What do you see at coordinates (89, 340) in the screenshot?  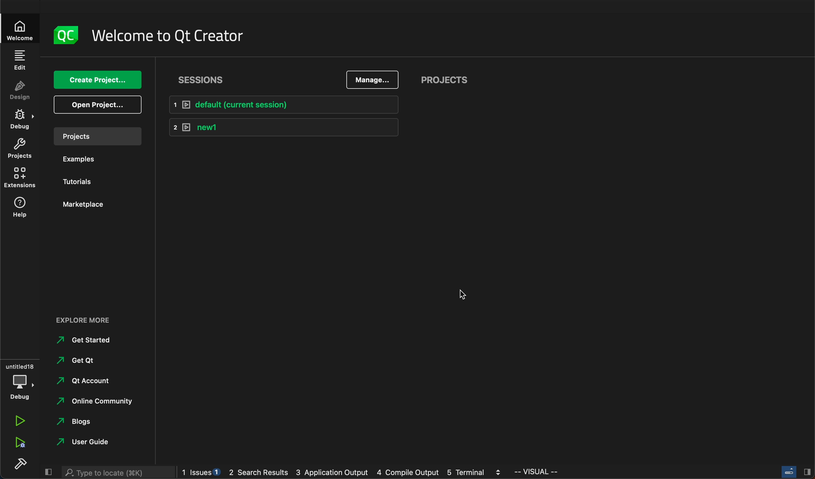 I see `started` at bounding box center [89, 340].